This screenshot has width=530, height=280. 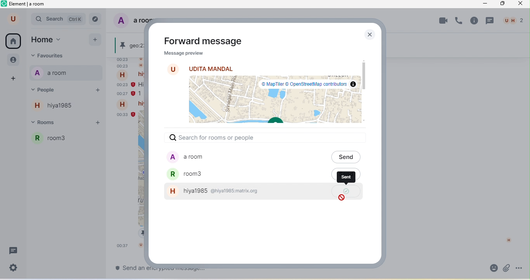 I want to click on forward message, so click(x=203, y=41).